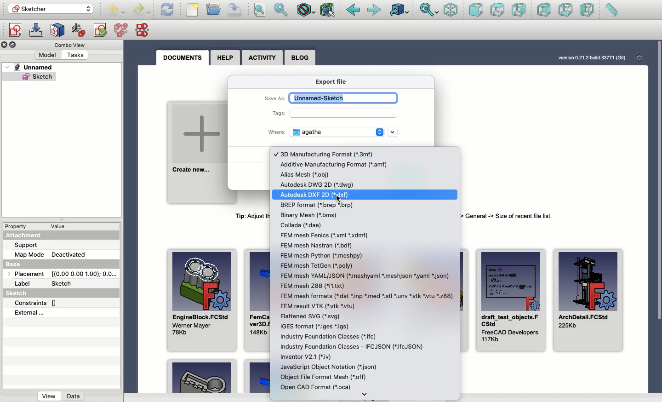 The height and width of the screenshot is (402, 662). What do you see at coordinates (204, 377) in the screenshot?
I see `Example 1` at bounding box center [204, 377].